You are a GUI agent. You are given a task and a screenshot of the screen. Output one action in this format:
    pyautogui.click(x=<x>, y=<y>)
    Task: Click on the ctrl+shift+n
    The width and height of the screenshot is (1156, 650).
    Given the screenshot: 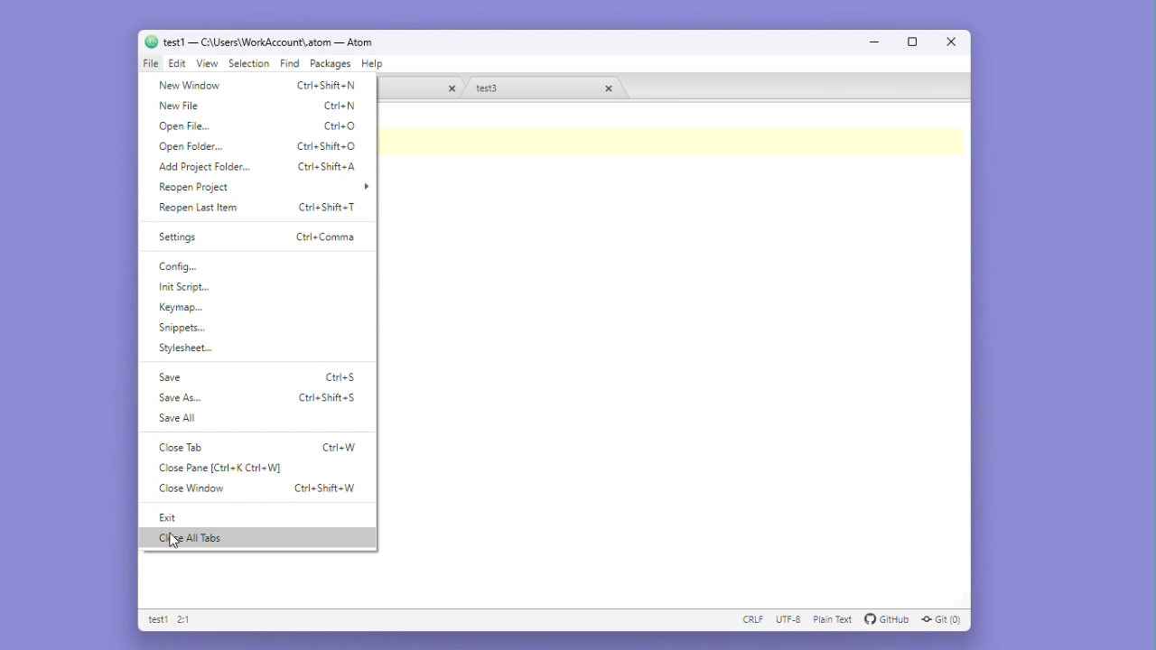 What is the action you would take?
    pyautogui.click(x=331, y=85)
    